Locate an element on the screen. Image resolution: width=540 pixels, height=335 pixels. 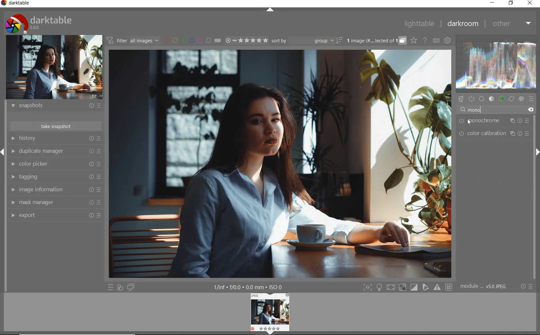
input value is located at coordinates (497, 109).